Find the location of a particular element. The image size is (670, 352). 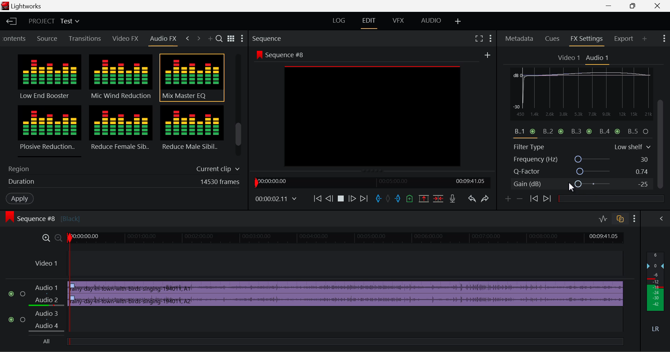

preview is located at coordinates (373, 117).